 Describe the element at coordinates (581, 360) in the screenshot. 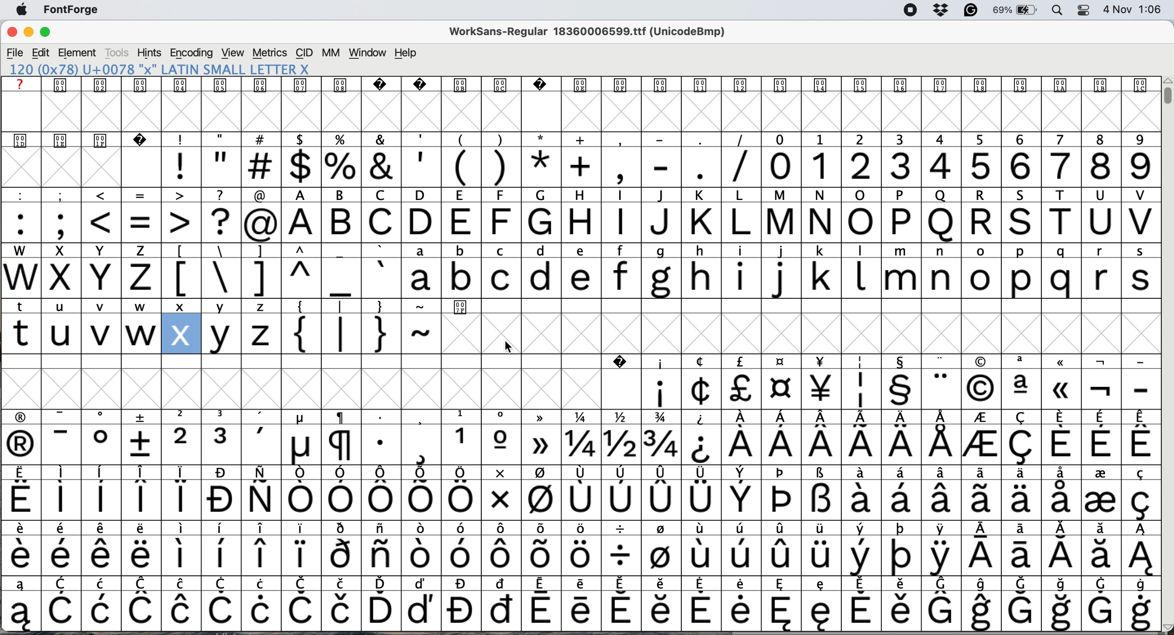

I see `SPECIAL CHARACTERS` at that location.